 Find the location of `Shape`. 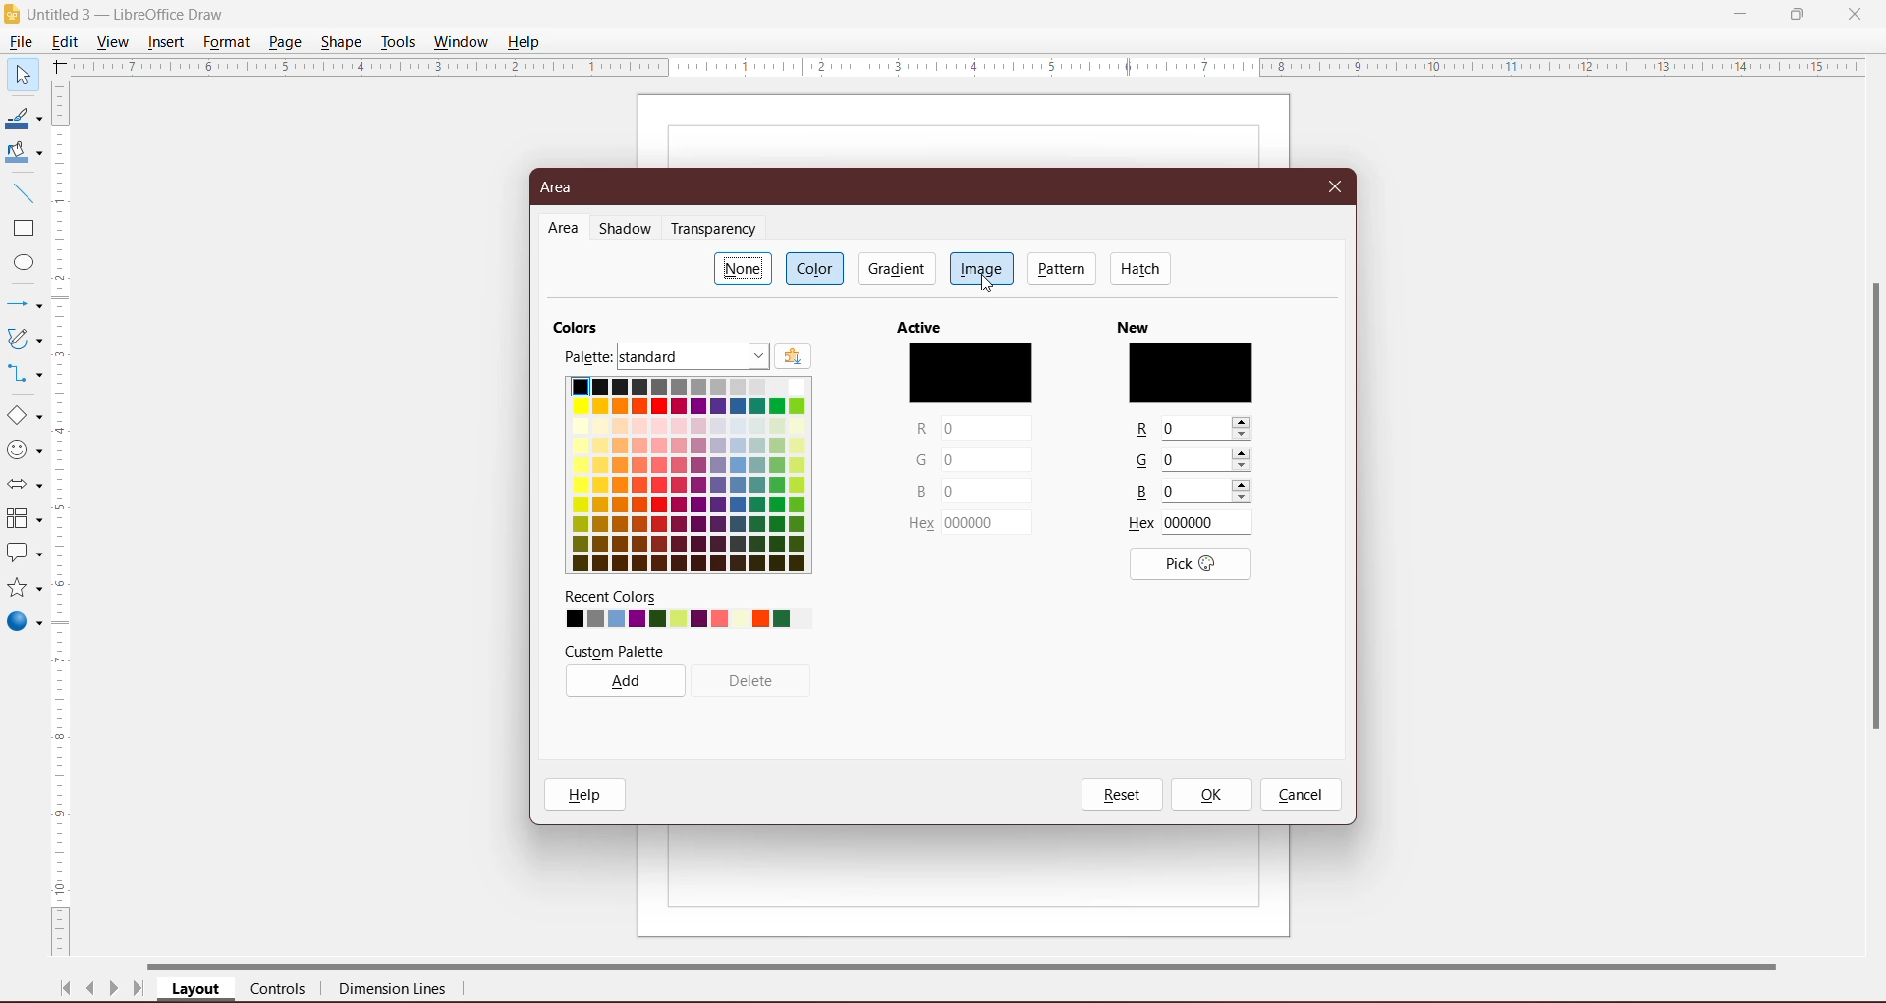

Shape is located at coordinates (343, 40).